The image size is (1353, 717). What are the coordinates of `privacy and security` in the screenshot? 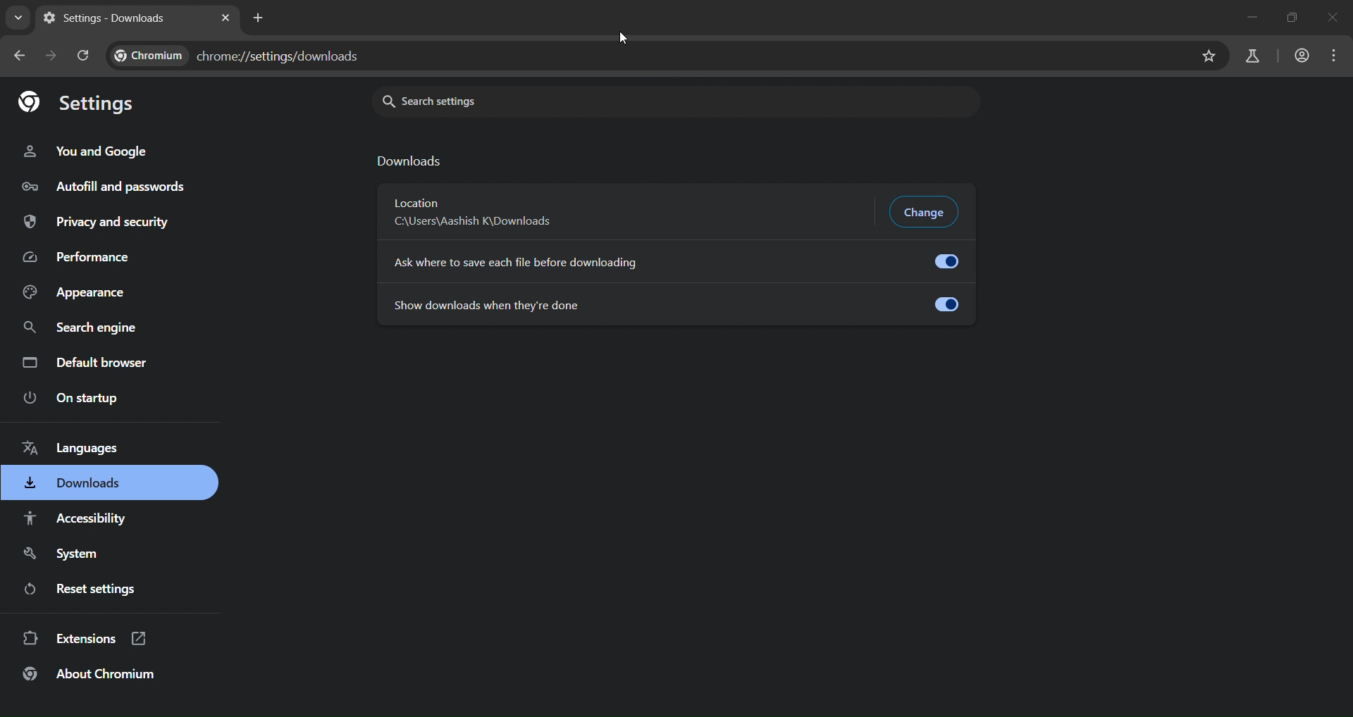 It's located at (100, 223).